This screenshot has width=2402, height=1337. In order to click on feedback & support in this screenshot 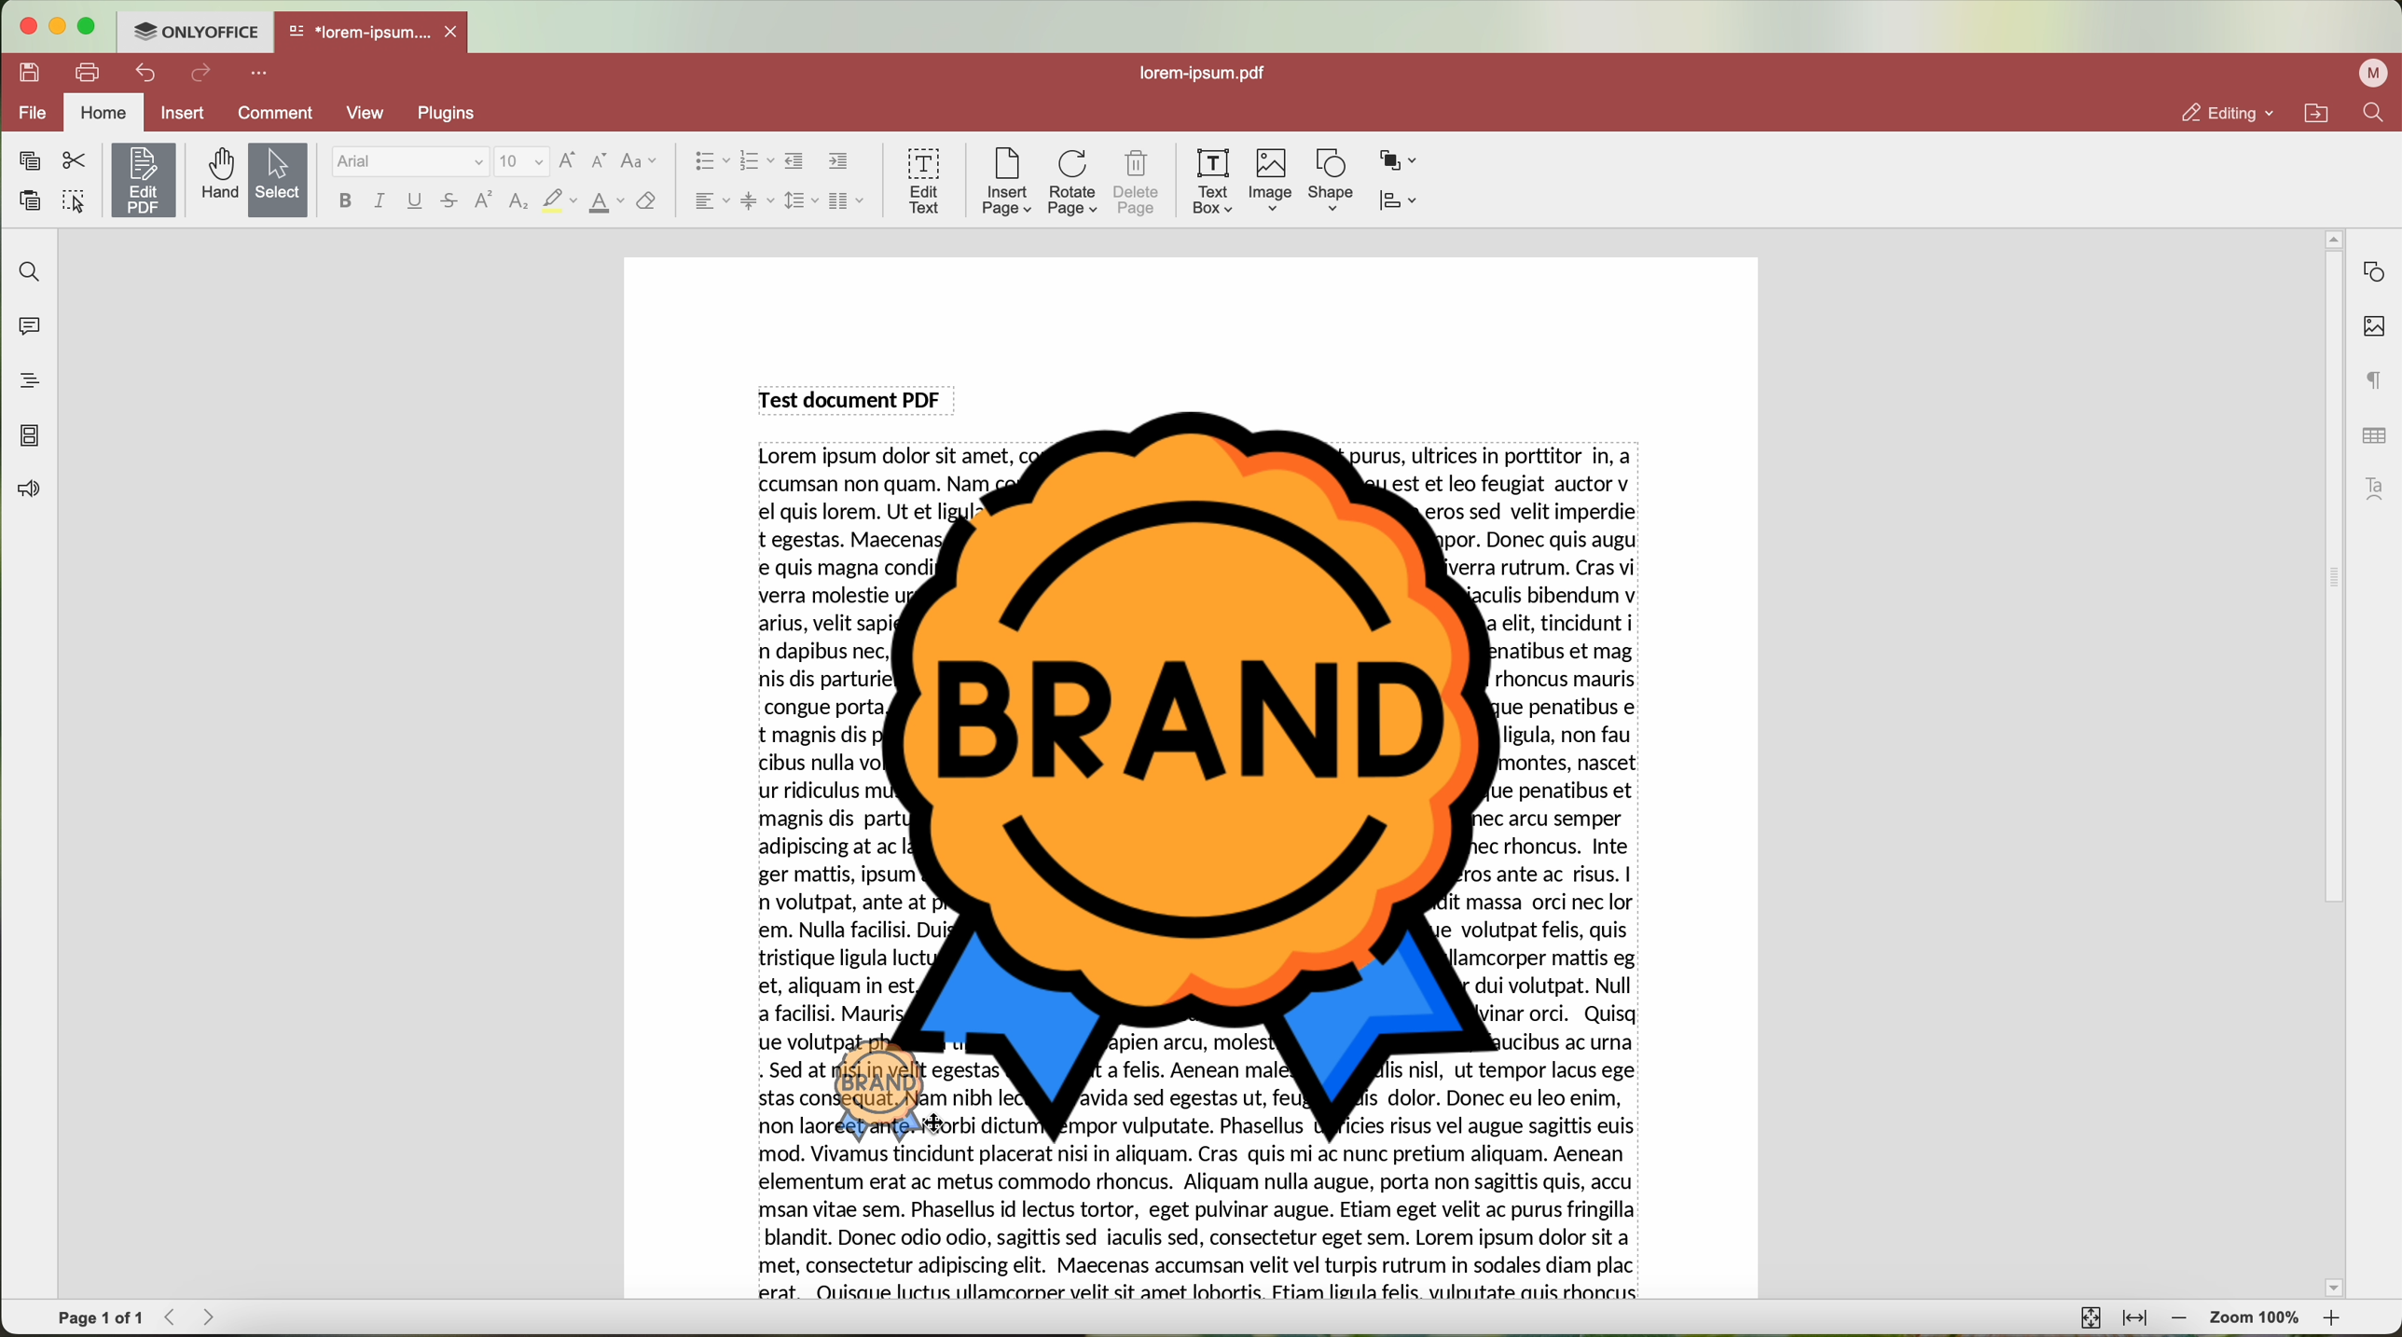, I will do `click(27, 492)`.